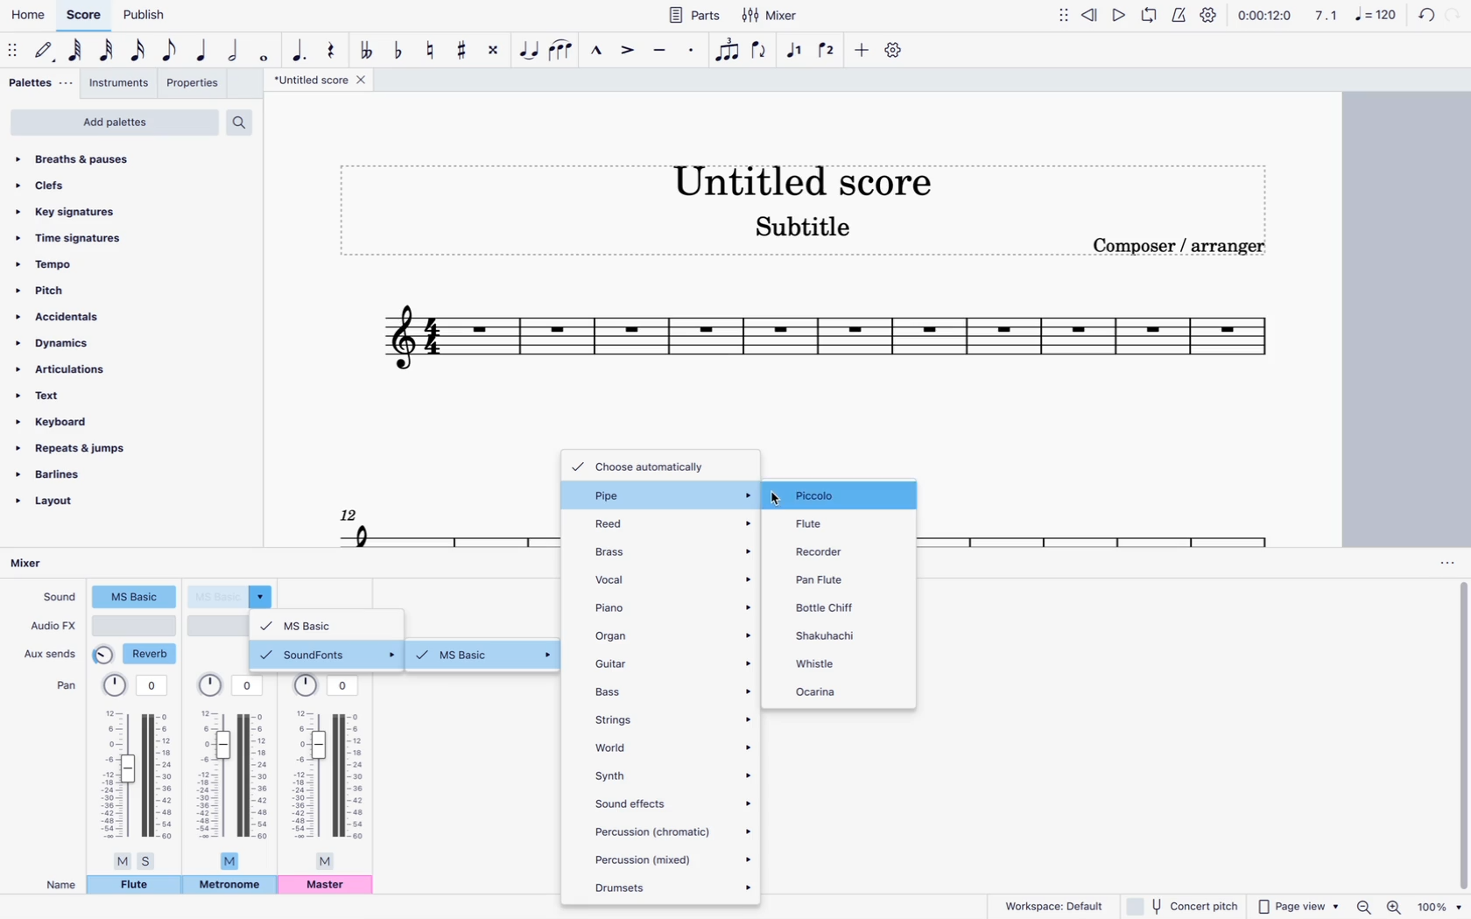 This screenshot has width=1471, height=919. What do you see at coordinates (669, 887) in the screenshot?
I see `drumsets` at bounding box center [669, 887].